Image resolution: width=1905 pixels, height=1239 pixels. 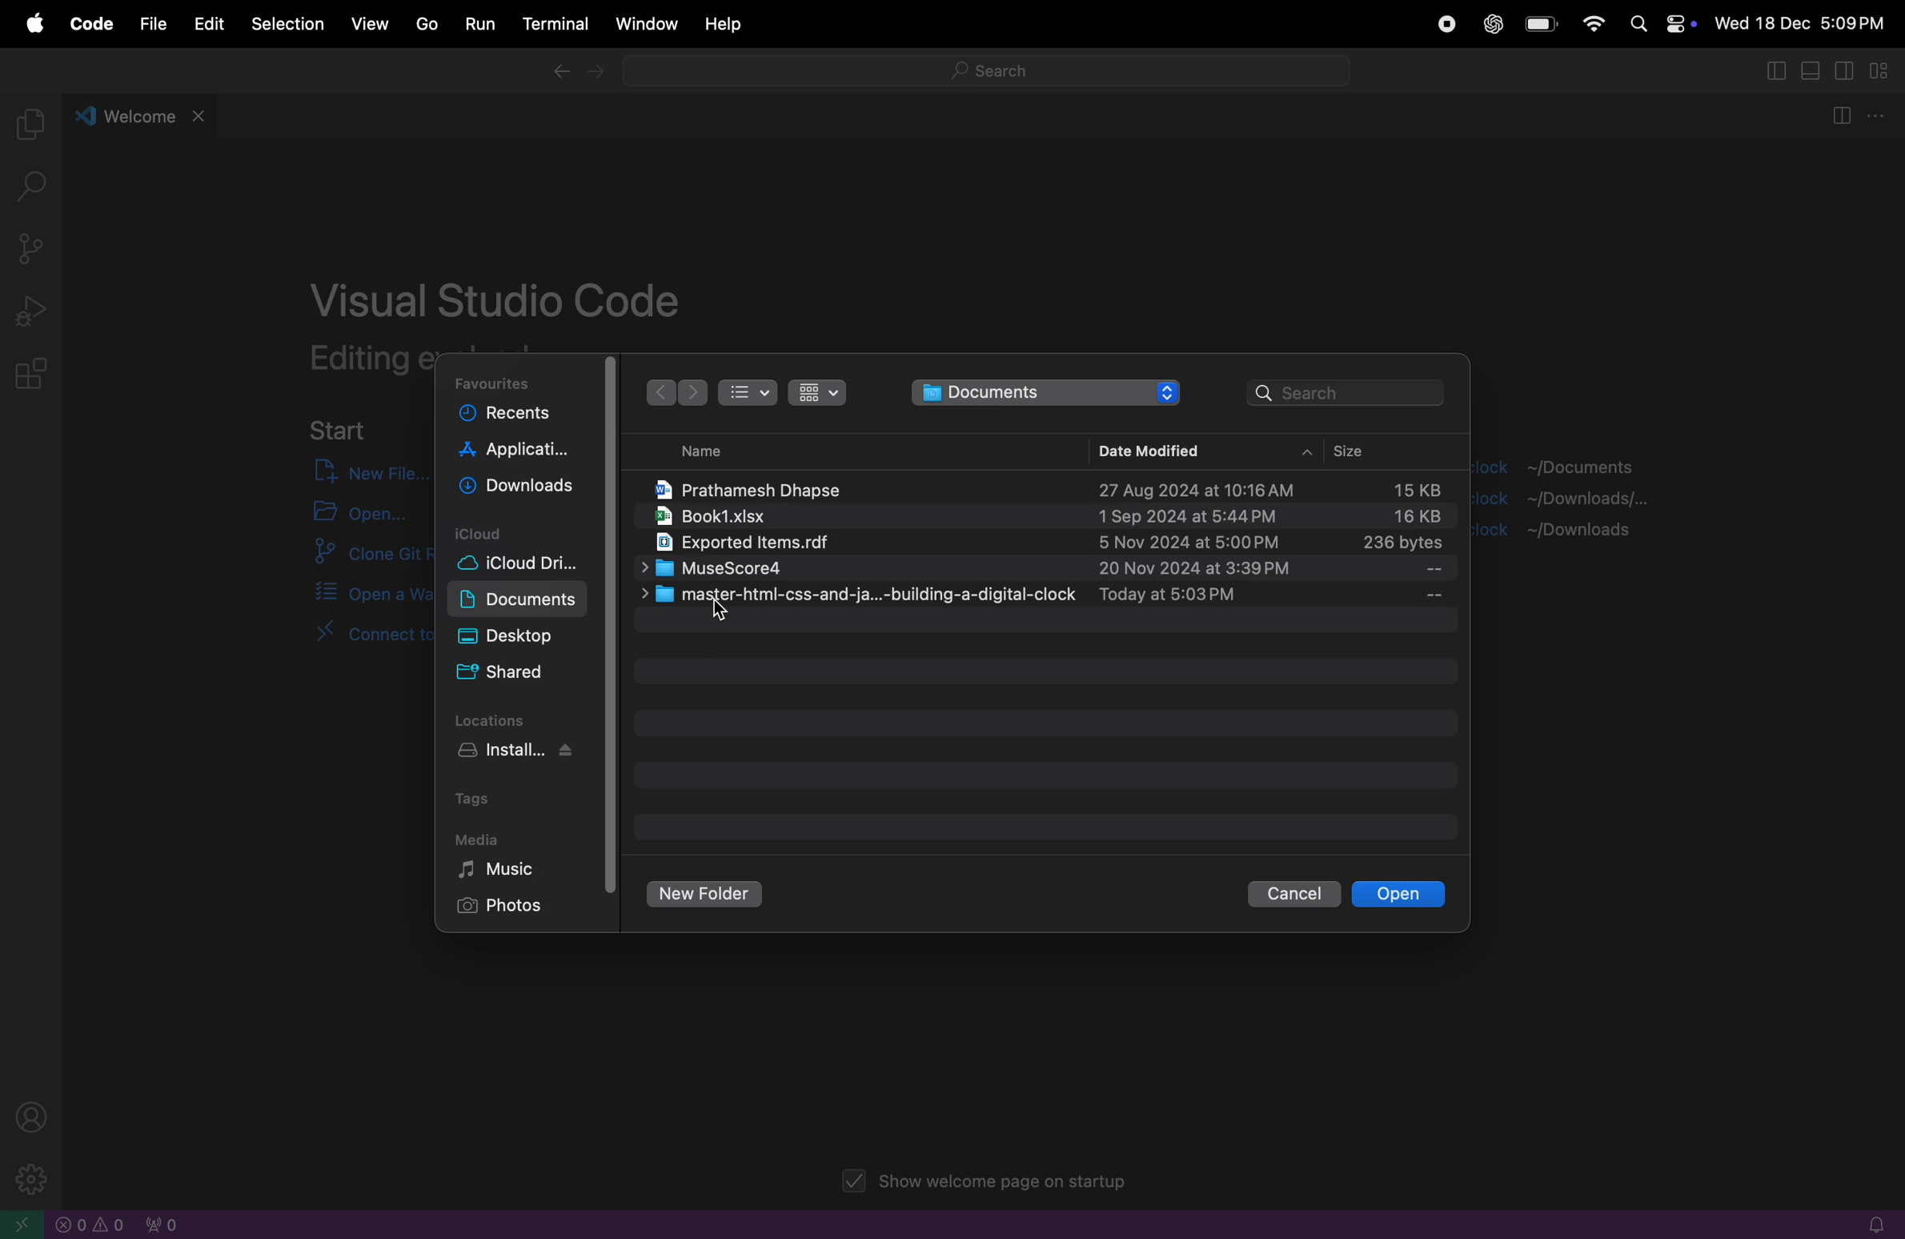 I want to click on chatgpt, so click(x=1492, y=25).